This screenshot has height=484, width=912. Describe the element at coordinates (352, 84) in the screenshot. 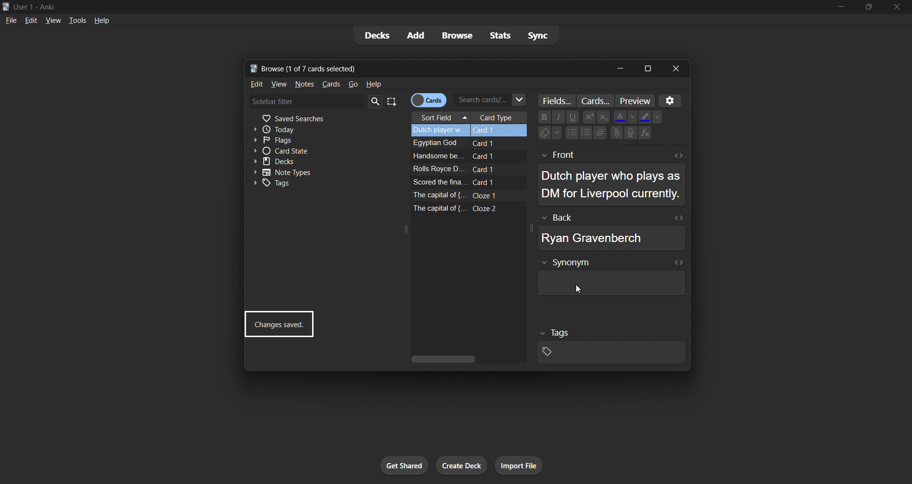

I see `go` at that location.